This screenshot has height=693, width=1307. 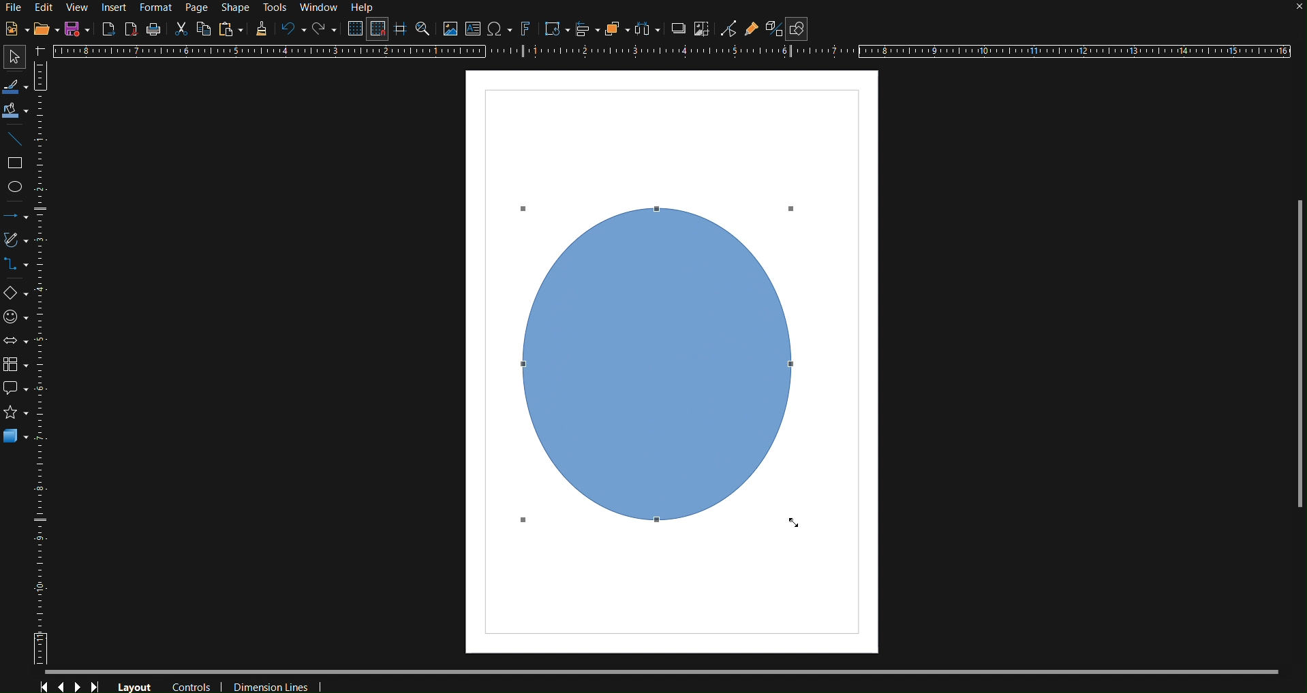 I want to click on Cut, so click(x=181, y=28).